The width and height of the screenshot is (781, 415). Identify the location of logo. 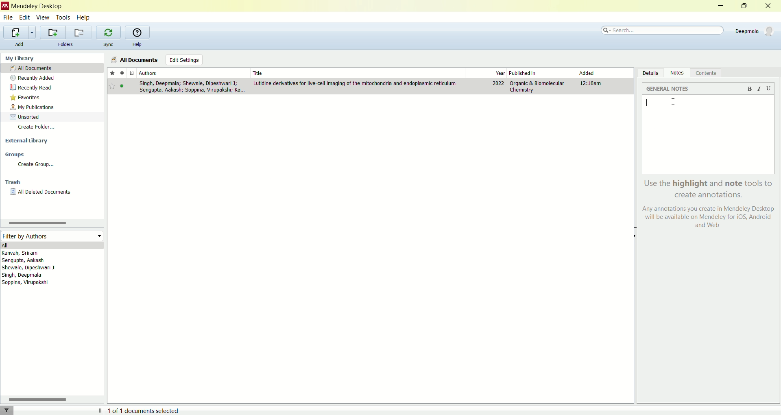
(5, 6).